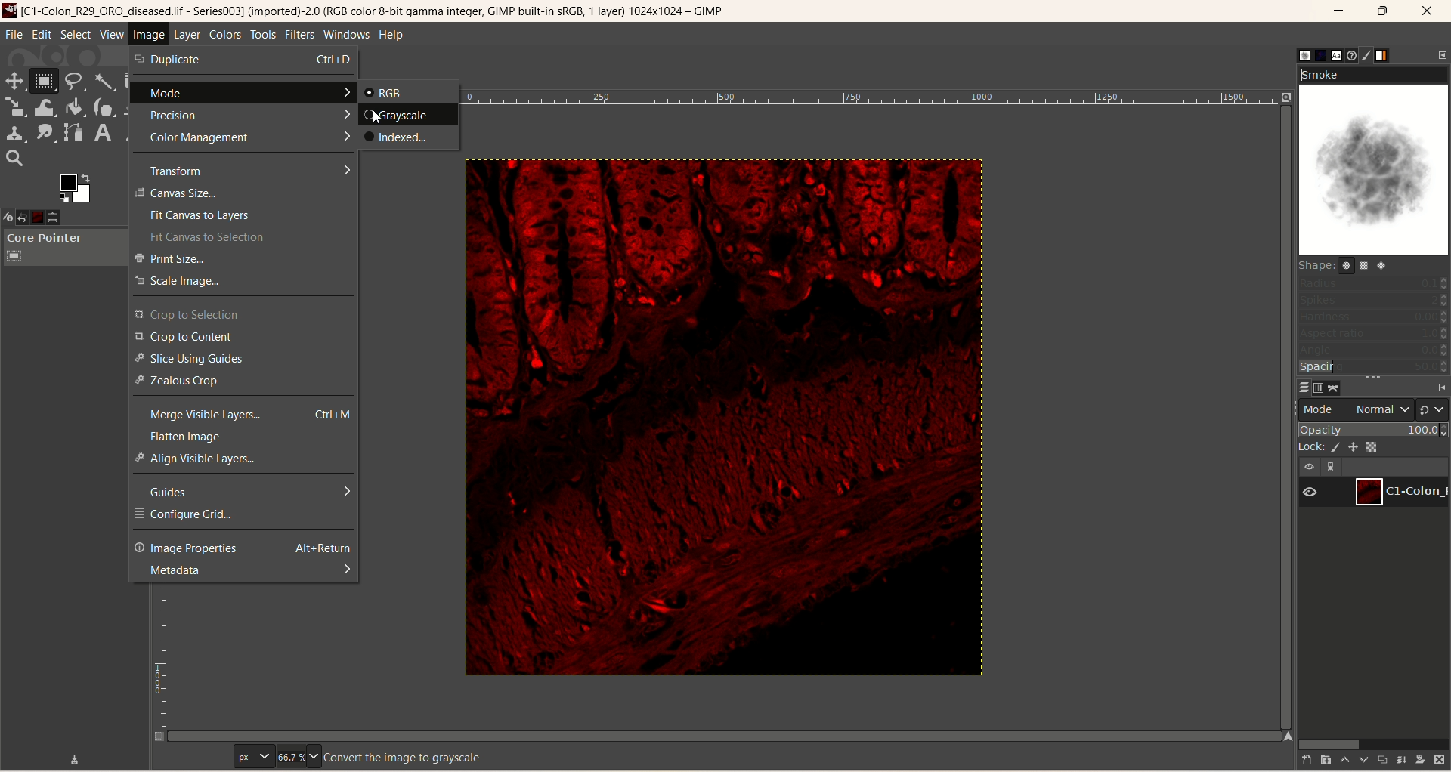  I want to click on pixels, so click(256, 755).